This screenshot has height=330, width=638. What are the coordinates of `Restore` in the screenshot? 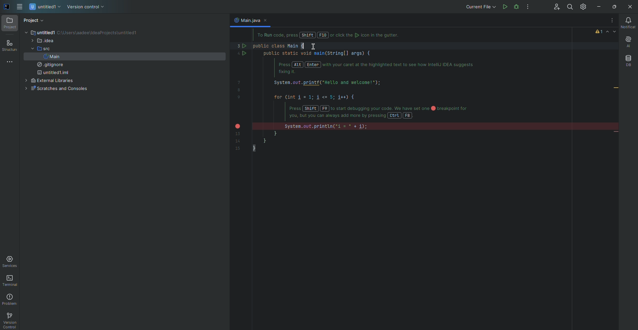 It's located at (613, 7).